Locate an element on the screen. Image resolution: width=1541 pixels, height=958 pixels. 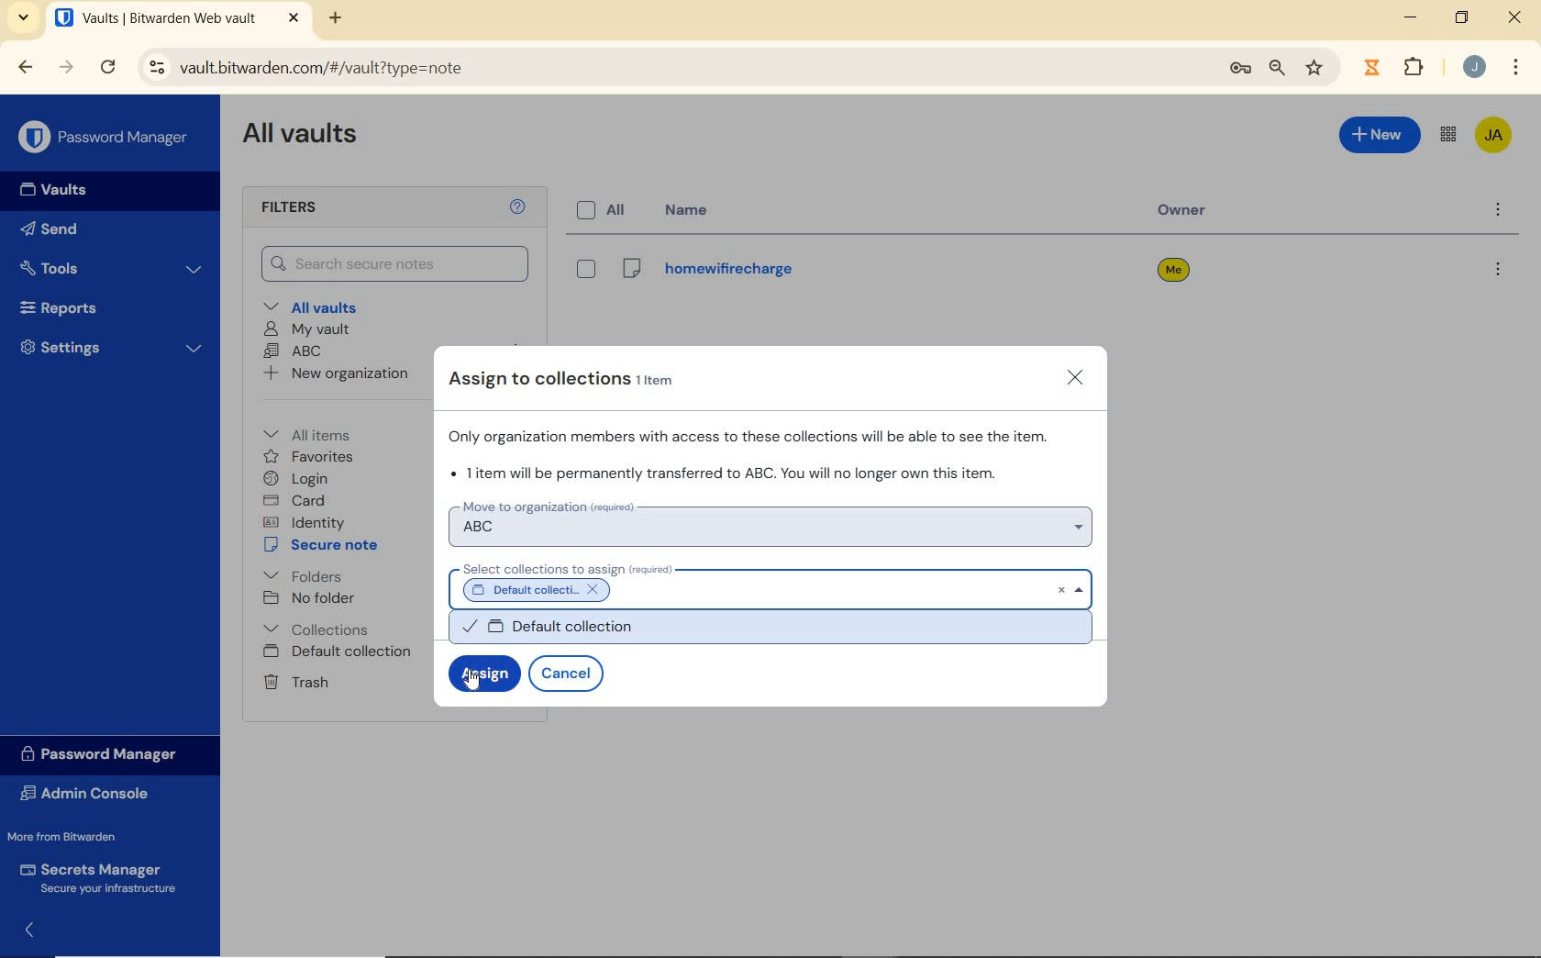
No folder is located at coordinates (309, 598).